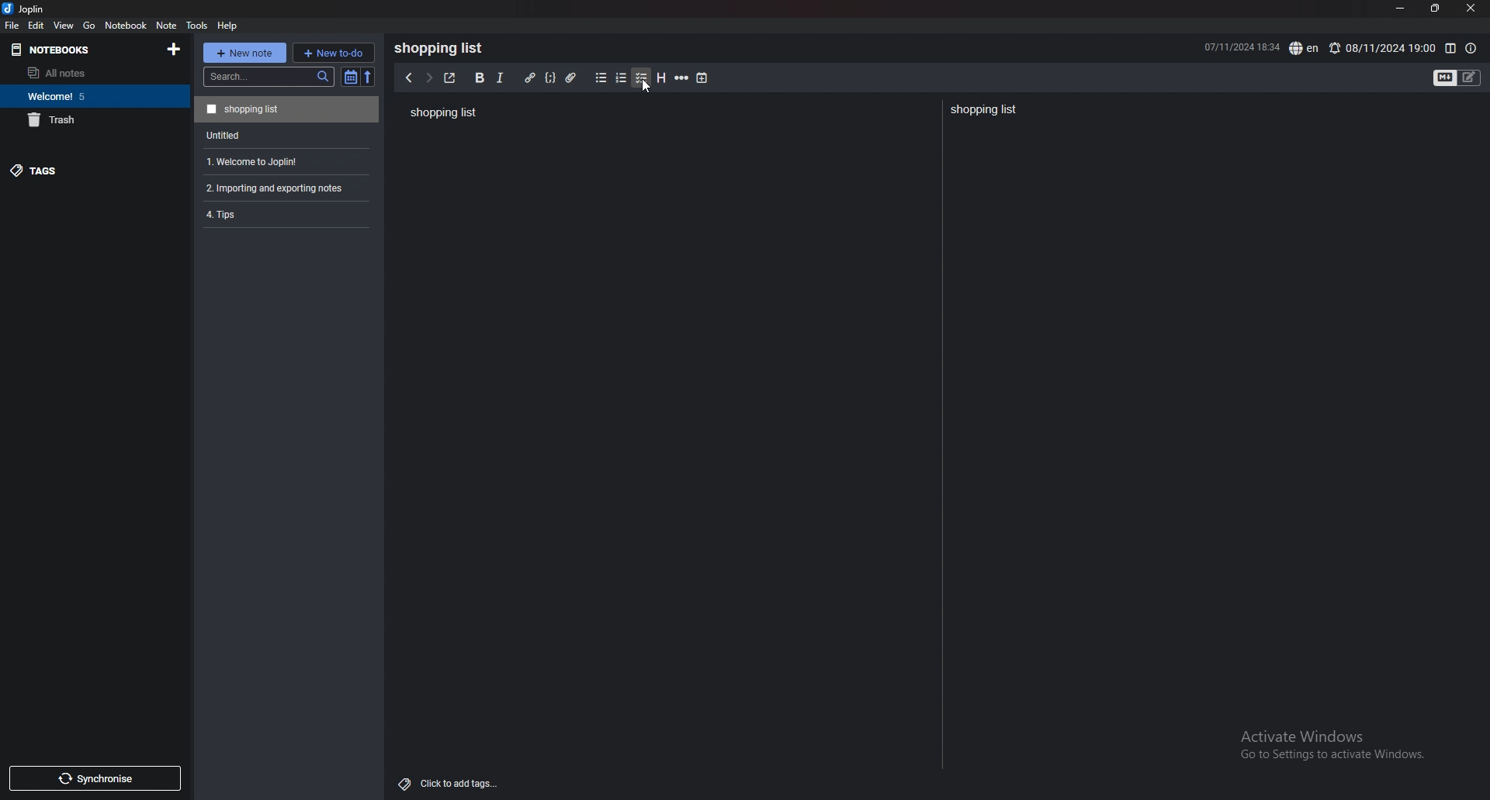 The width and height of the screenshot is (1490, 800). Describe the element at coordinates (284, 134) in the screenshot. I see `Untitled` at that location.